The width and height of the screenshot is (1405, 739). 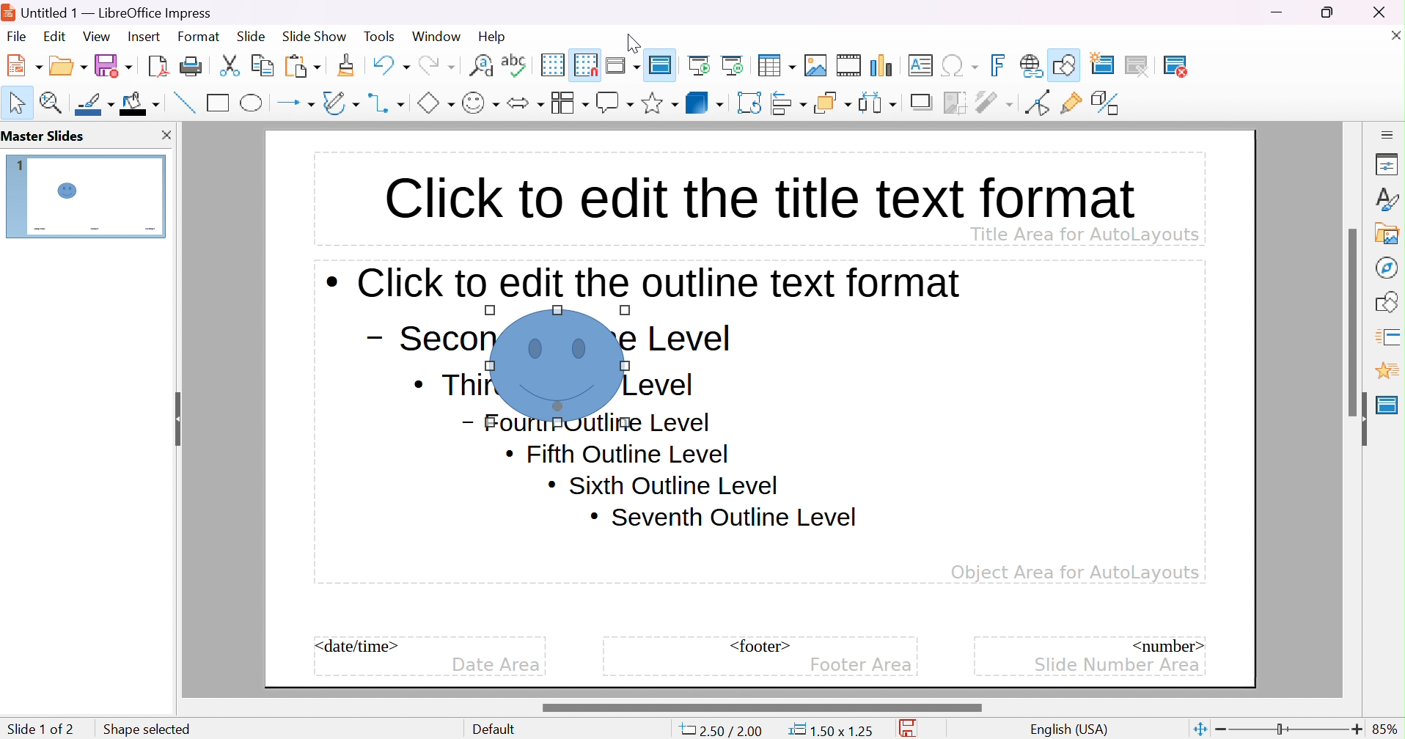 I want to click on hide, so click(x=175, y=414).